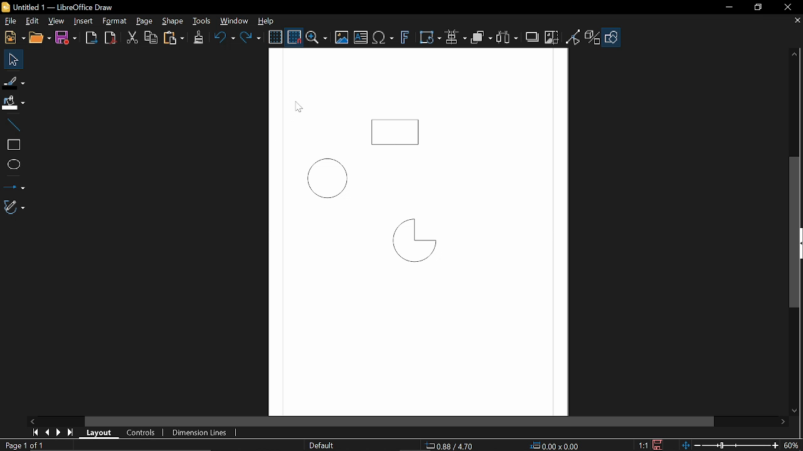 The height and width of the screenshot is (451, 803). What do you see at coordinates (200, 433) in the screenshot?
I see `Dimension lines` at bounding box center [200, 433].